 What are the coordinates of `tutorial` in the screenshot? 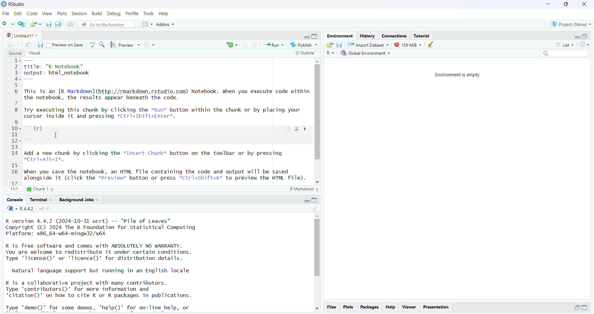 It's located at (422, 36).